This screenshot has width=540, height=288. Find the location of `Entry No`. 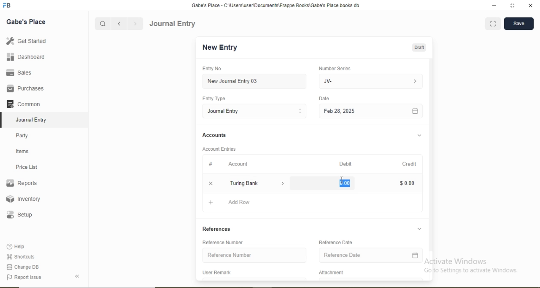

Entry No is located at coordinates (211, 68).